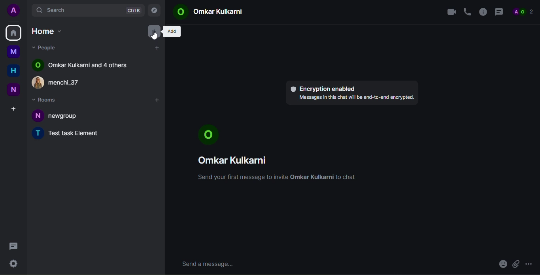 Image resolution: width=540 pixels, height=275 pixels. Describe the element at coordinates (158, 100) in the screenshot. I see `add` at that location.